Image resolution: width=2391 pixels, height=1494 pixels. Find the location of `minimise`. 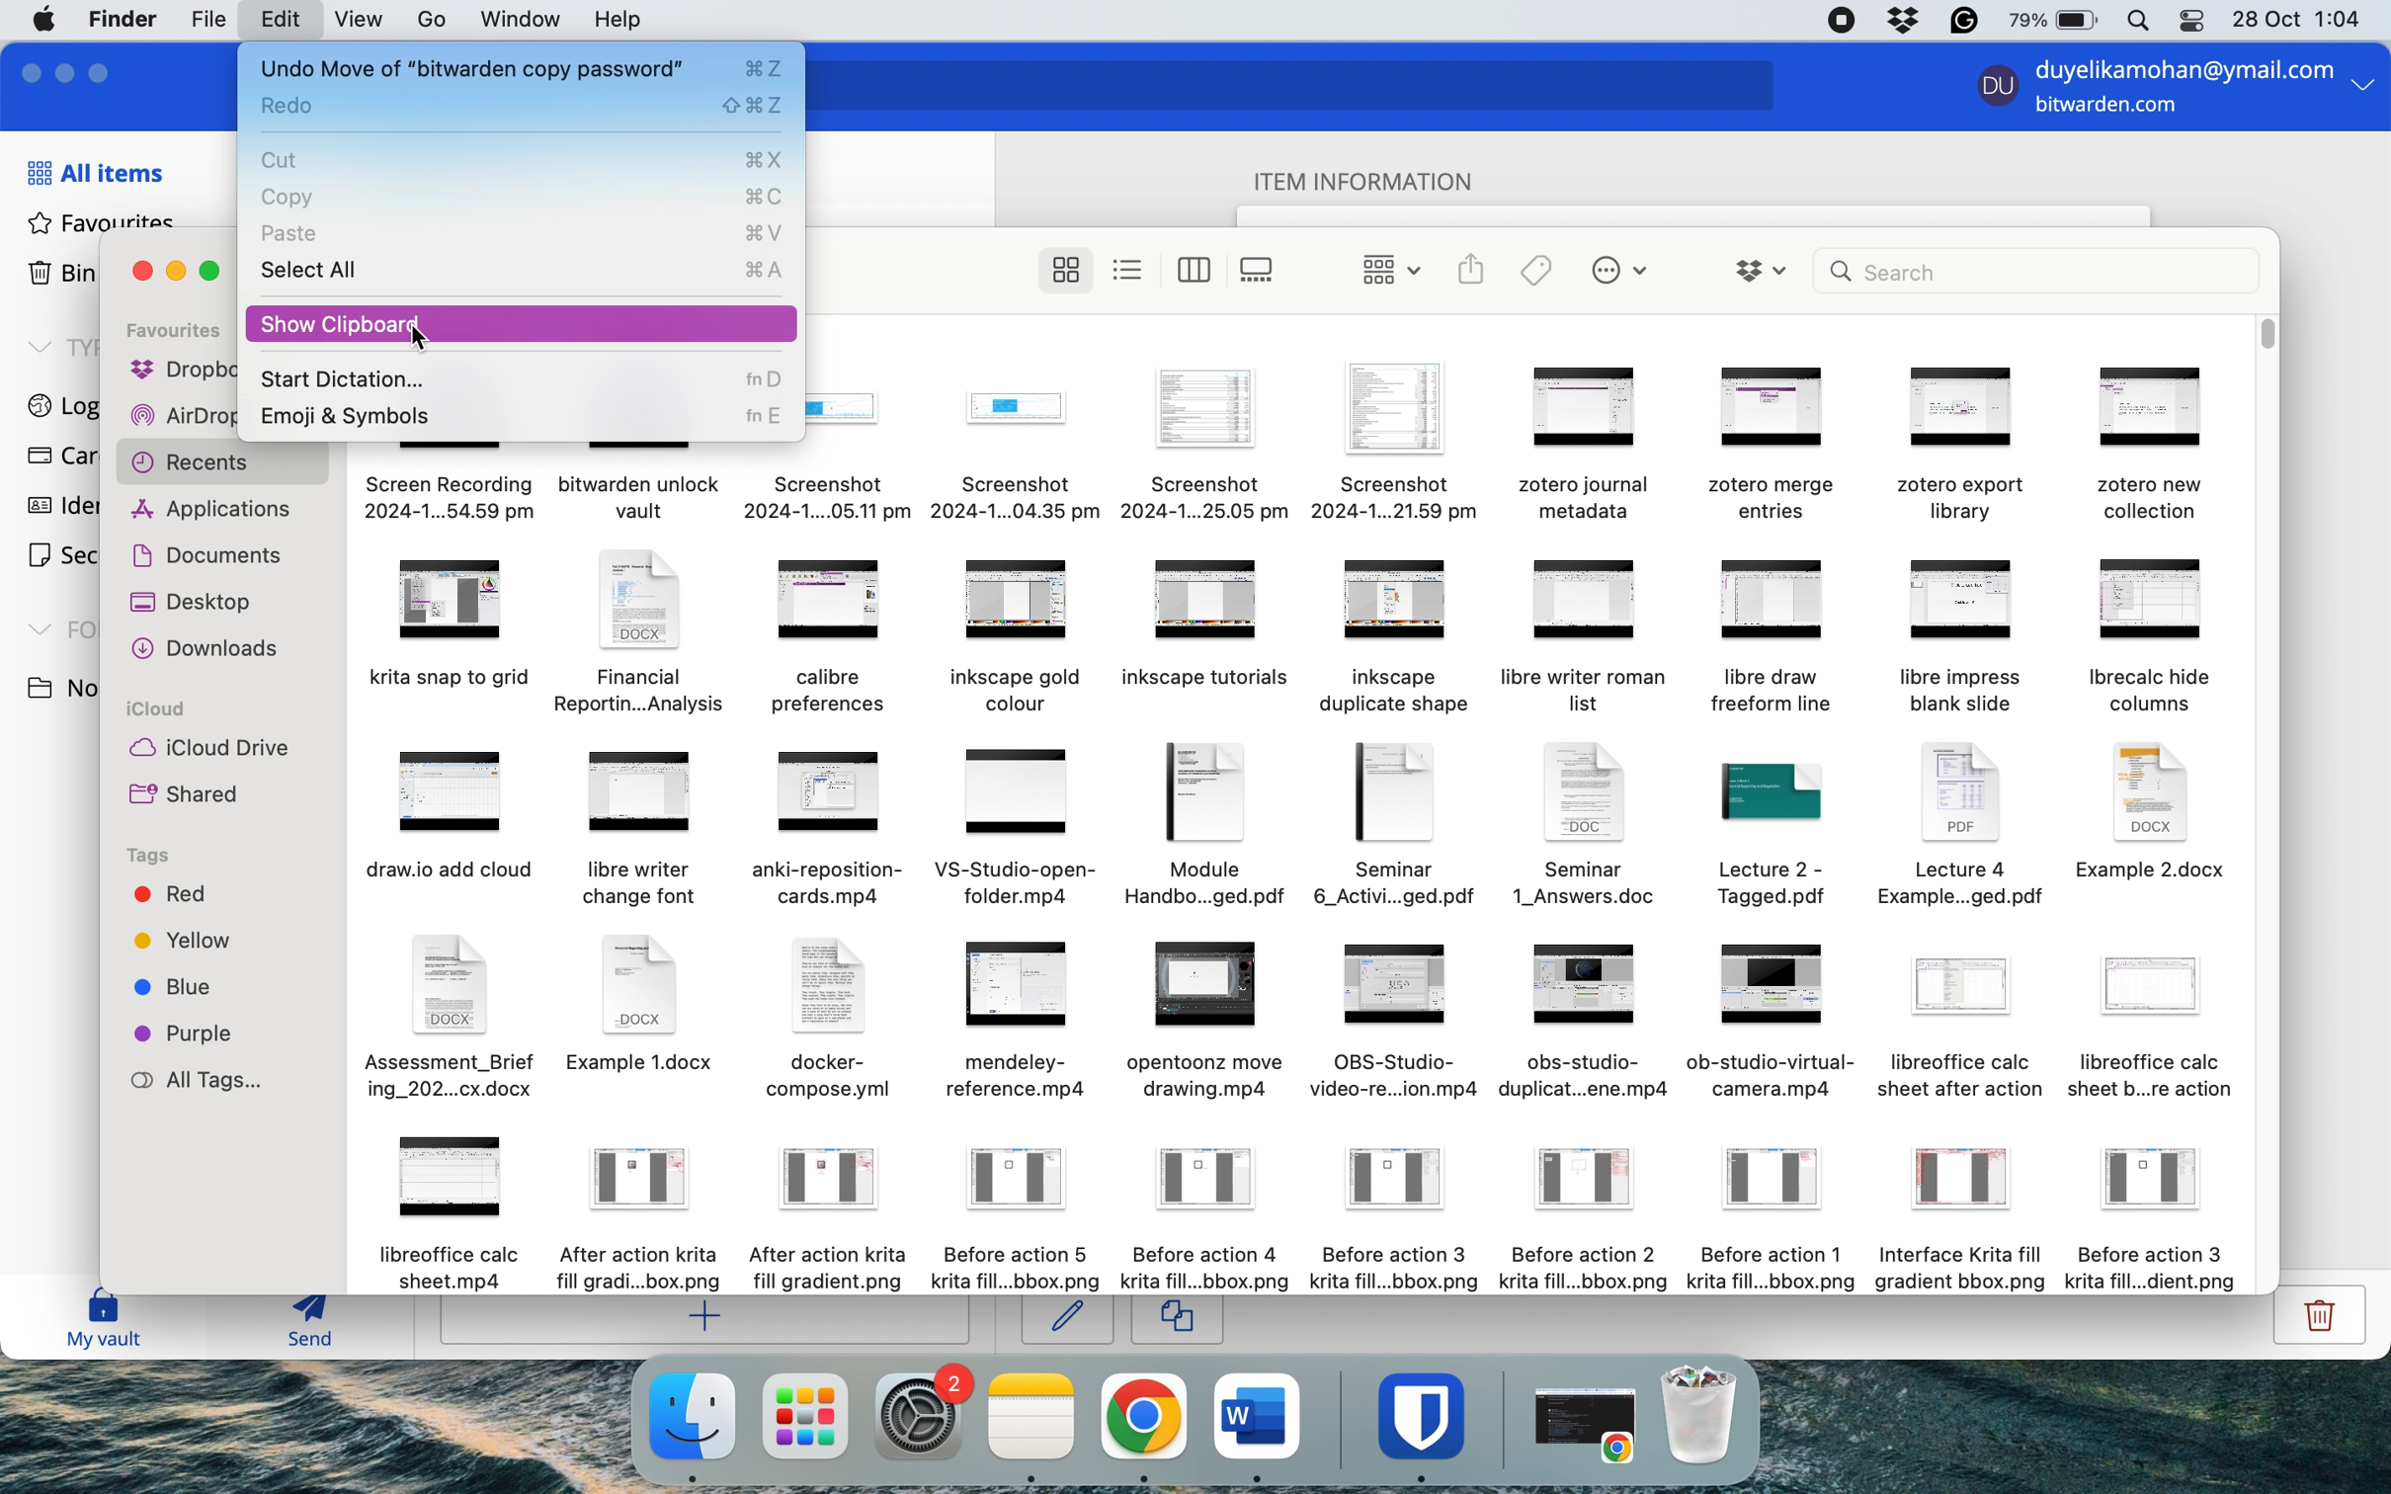

minimise is located at coordinates (181, 270).